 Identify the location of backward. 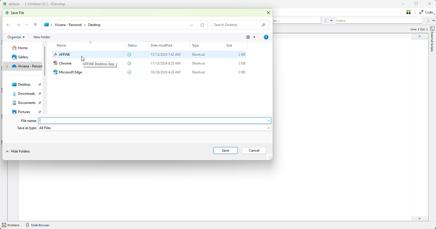
(8, 25).